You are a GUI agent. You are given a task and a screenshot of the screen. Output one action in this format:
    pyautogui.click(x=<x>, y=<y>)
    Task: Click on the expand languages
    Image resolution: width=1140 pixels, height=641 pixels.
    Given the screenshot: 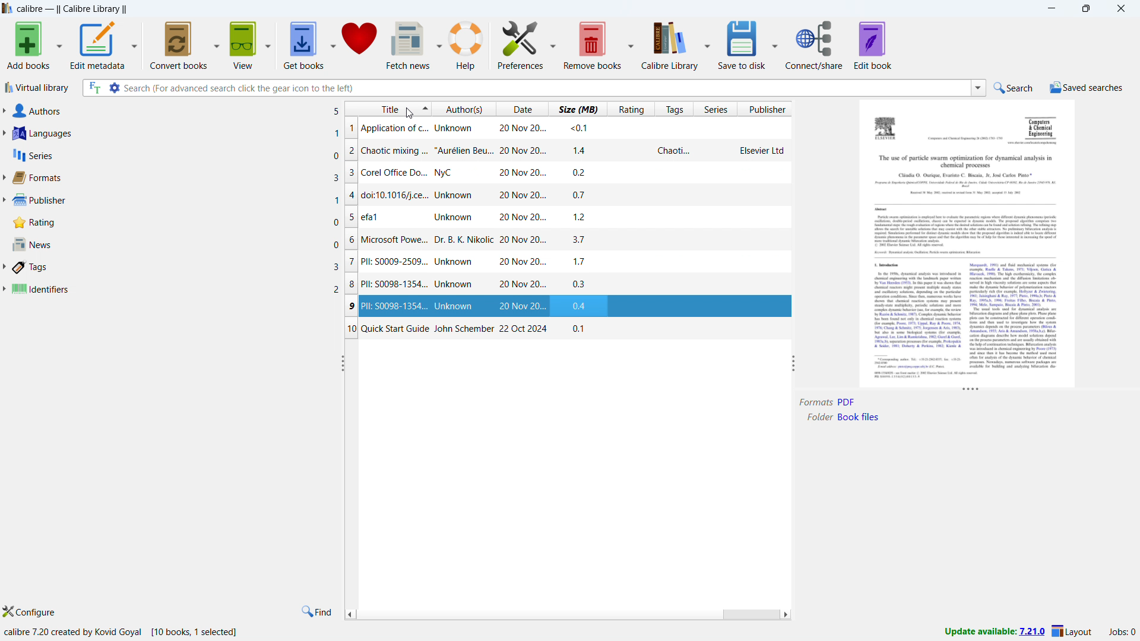 What is the action you would take?
    pyautogui.click(x=4, y=134)
    